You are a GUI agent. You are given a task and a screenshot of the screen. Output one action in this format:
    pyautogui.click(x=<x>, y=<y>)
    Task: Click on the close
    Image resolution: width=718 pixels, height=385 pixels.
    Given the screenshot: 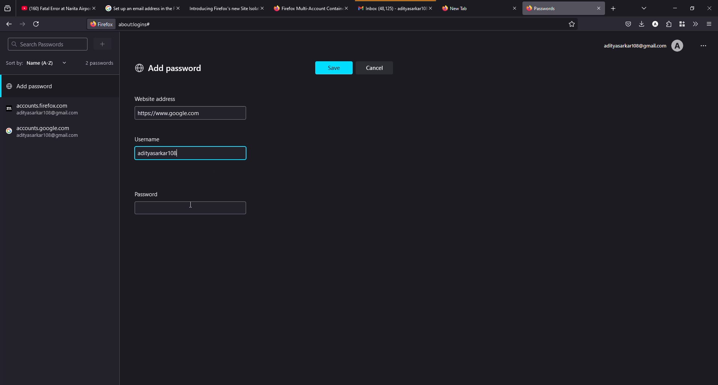 What is the action you would take?
    pyautogui.click(x=433, y=8)
    